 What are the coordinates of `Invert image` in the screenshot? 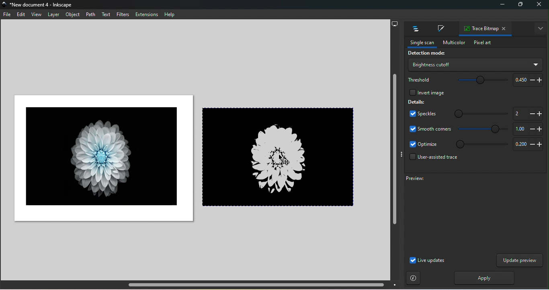 It's located at (426, 92).